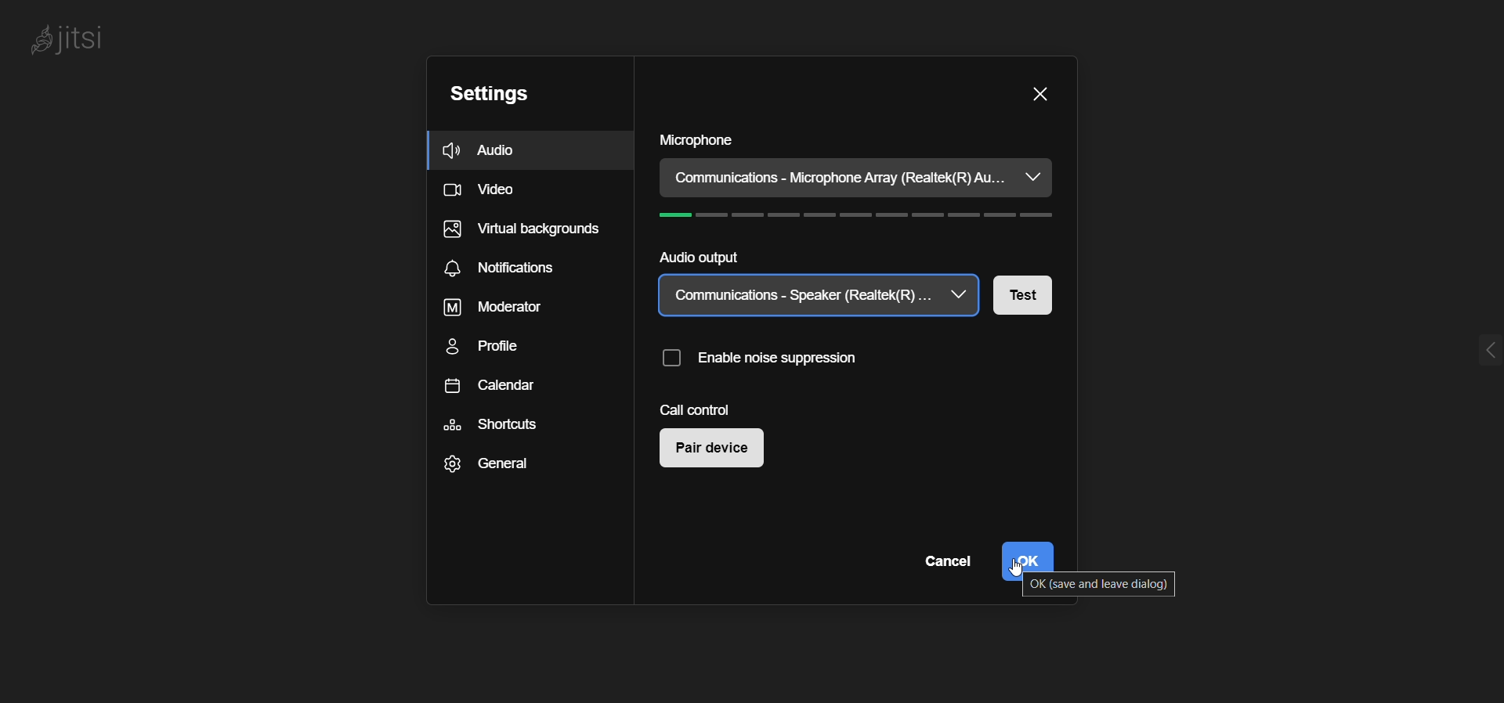 The width and height of the screenshot is (1504, 703). Describe the element at coordinates (1031, 553) in the screenshot. I see `ok` at that location.